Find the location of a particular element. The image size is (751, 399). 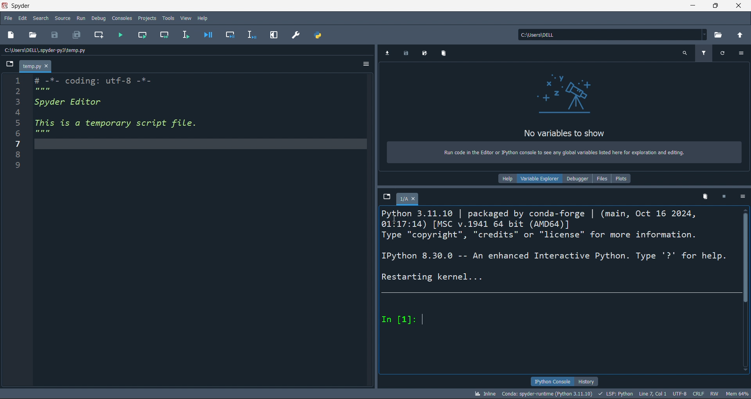

files is located at coordinates (601, 178).